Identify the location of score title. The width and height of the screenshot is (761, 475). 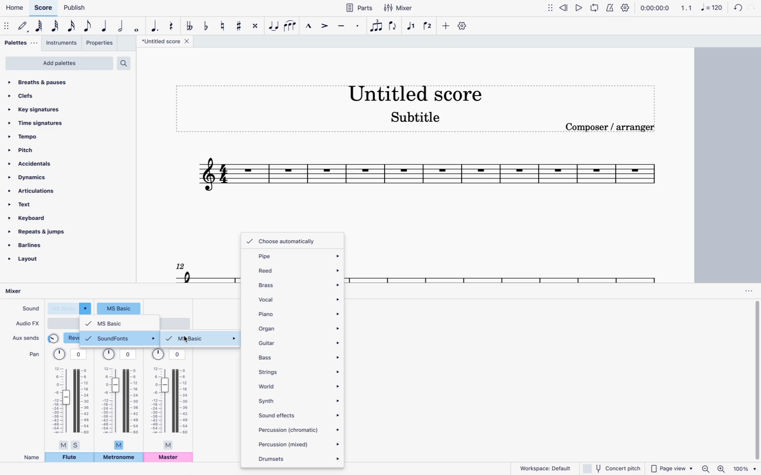
(414, 91).